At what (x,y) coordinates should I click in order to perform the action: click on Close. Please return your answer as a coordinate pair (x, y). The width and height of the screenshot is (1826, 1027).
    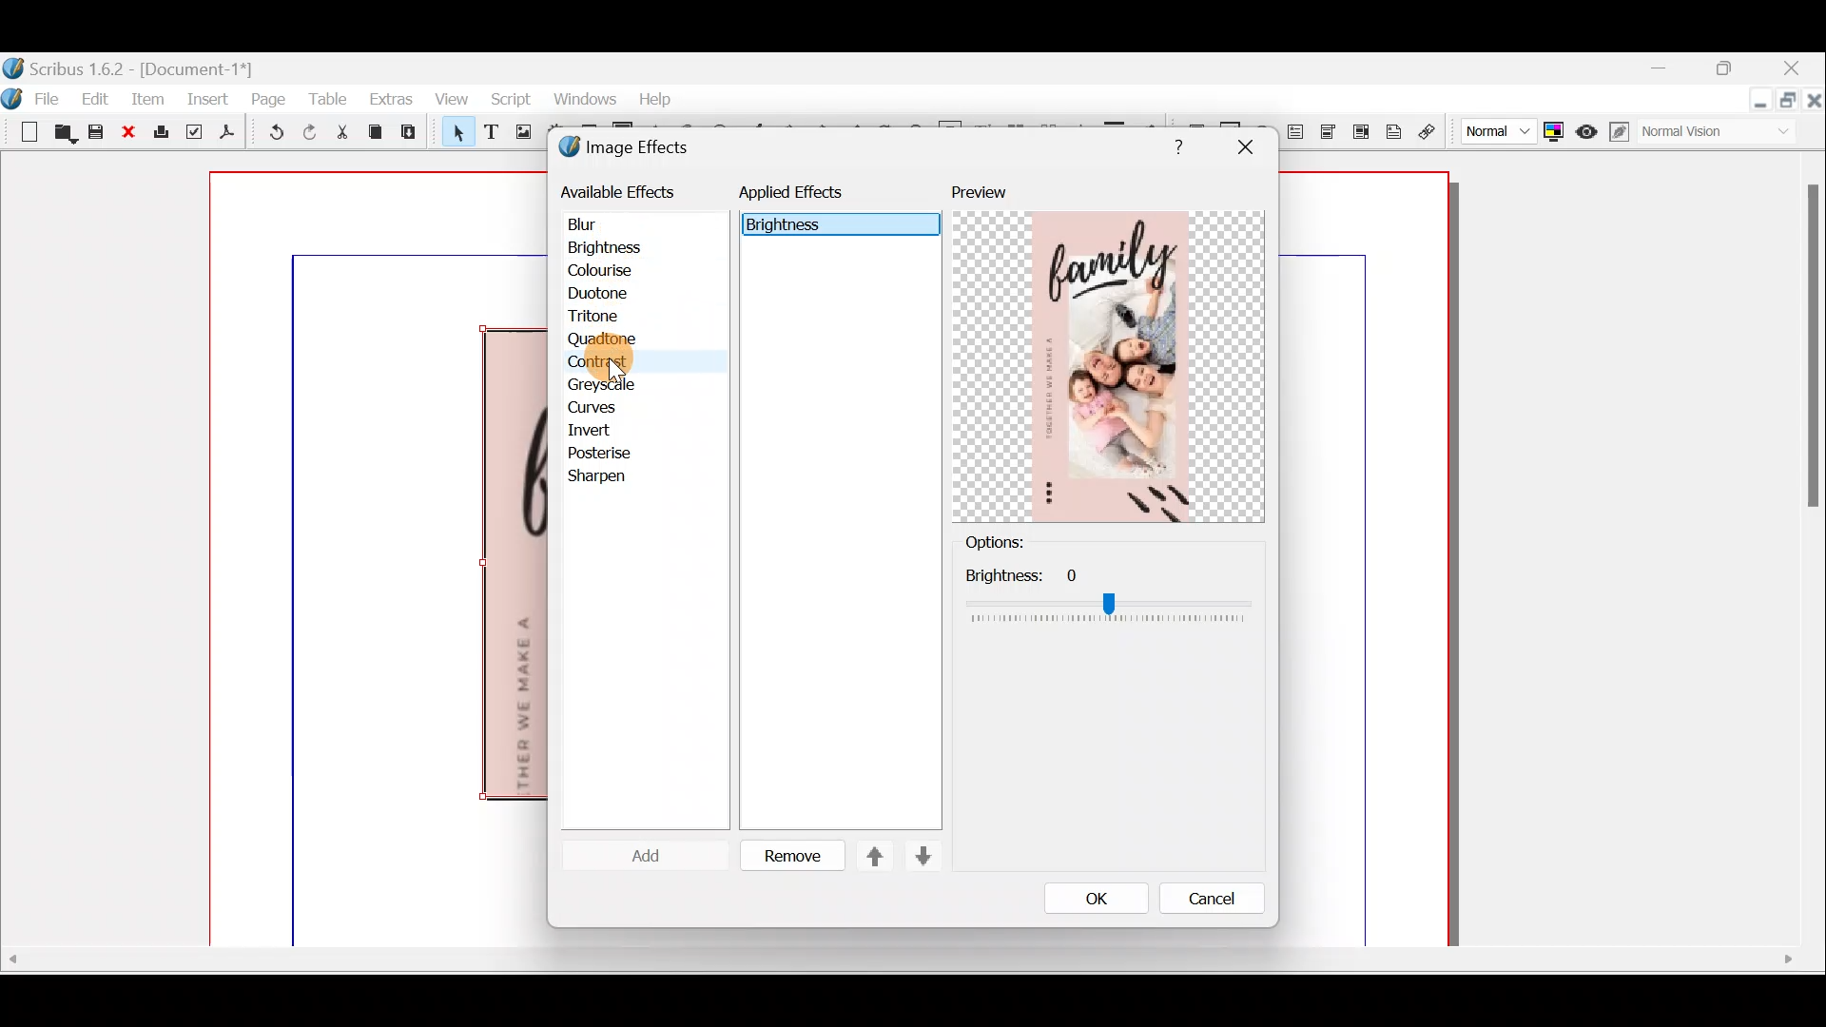
    Looking at the image, I should click on (1815, 104).